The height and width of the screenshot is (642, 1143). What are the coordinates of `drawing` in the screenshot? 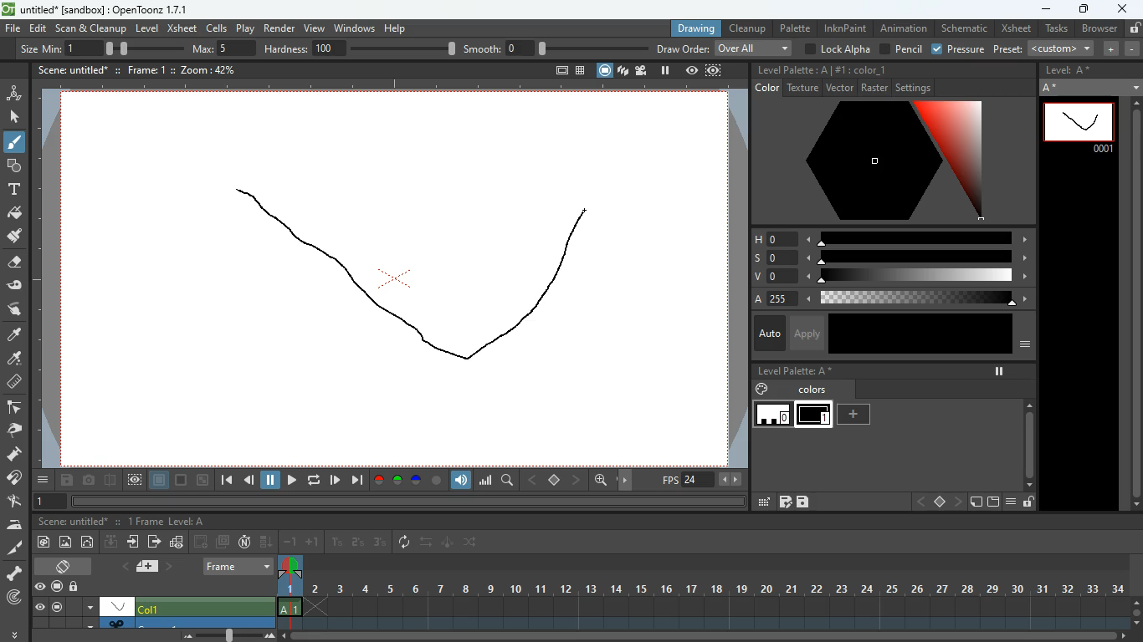 It's located at (691, 28).